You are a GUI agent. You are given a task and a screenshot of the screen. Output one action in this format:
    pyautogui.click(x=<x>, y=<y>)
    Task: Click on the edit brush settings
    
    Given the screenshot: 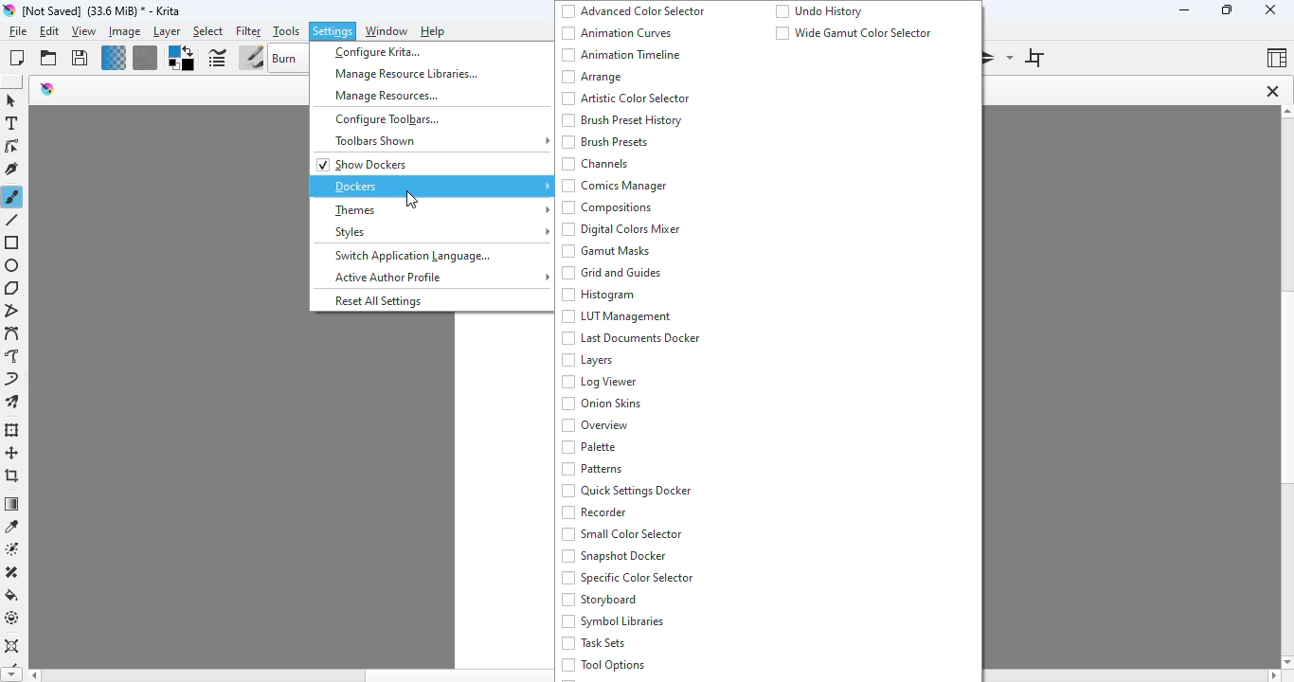 What is the action you would take?
    pyautogui.click(x=217, y=59)
    